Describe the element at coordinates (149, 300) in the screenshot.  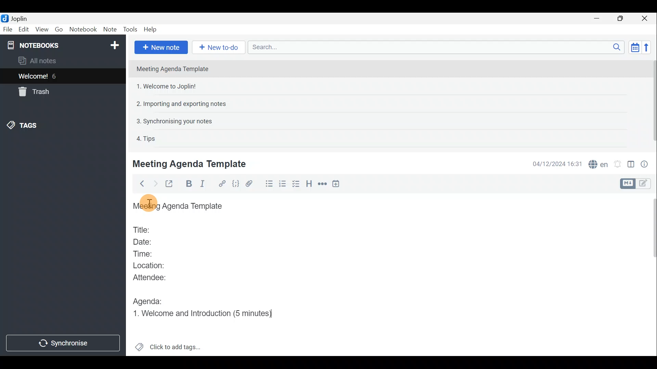
I see `Agenda:` at that location.